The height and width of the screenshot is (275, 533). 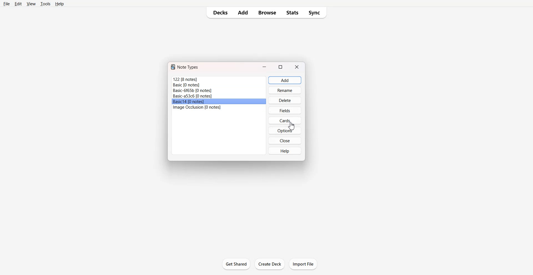 I want to click on Close, so click(x=297, y=67).